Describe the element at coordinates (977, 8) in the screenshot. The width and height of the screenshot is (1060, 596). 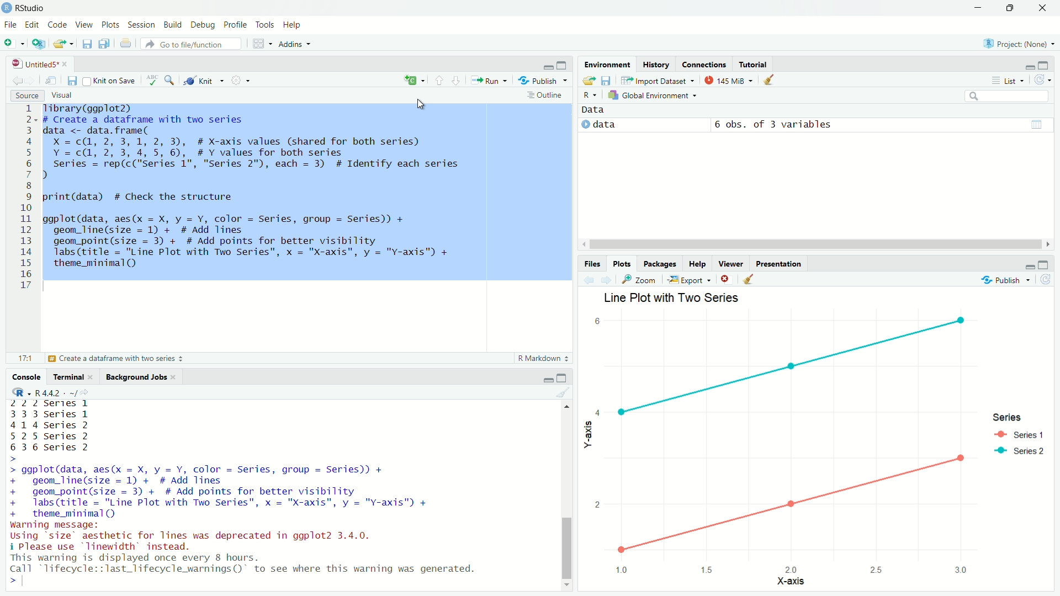
I see `minimize` at that location.